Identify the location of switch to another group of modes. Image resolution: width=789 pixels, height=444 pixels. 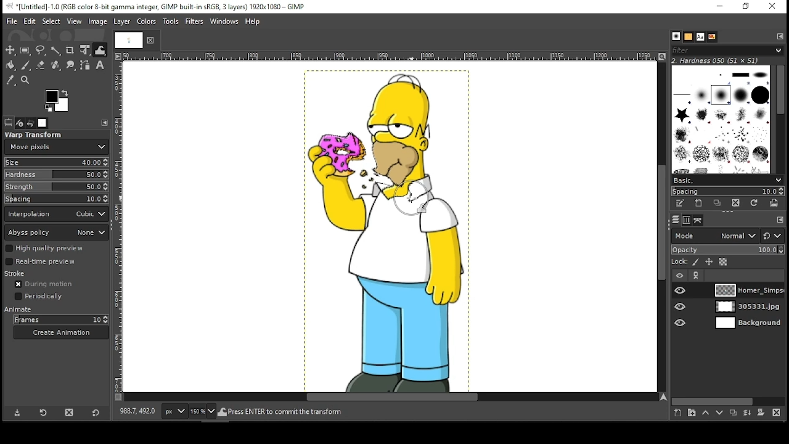
(772, 236).